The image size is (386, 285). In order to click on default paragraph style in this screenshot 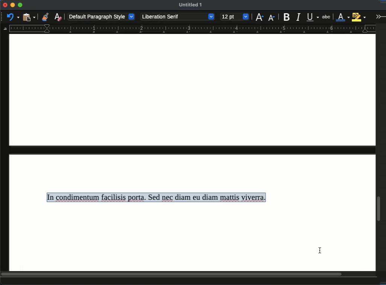, I will do `click(102, 16)`.